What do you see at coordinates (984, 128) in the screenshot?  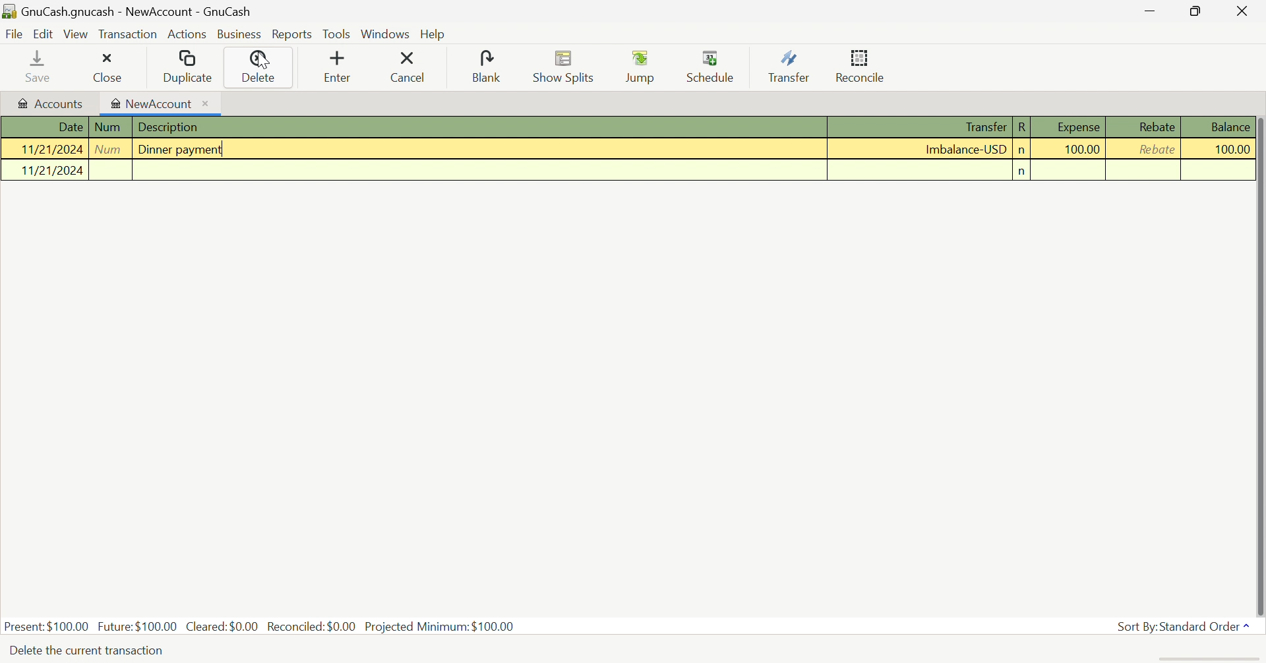 I see `Transfer` at bounding box center [984, 128].